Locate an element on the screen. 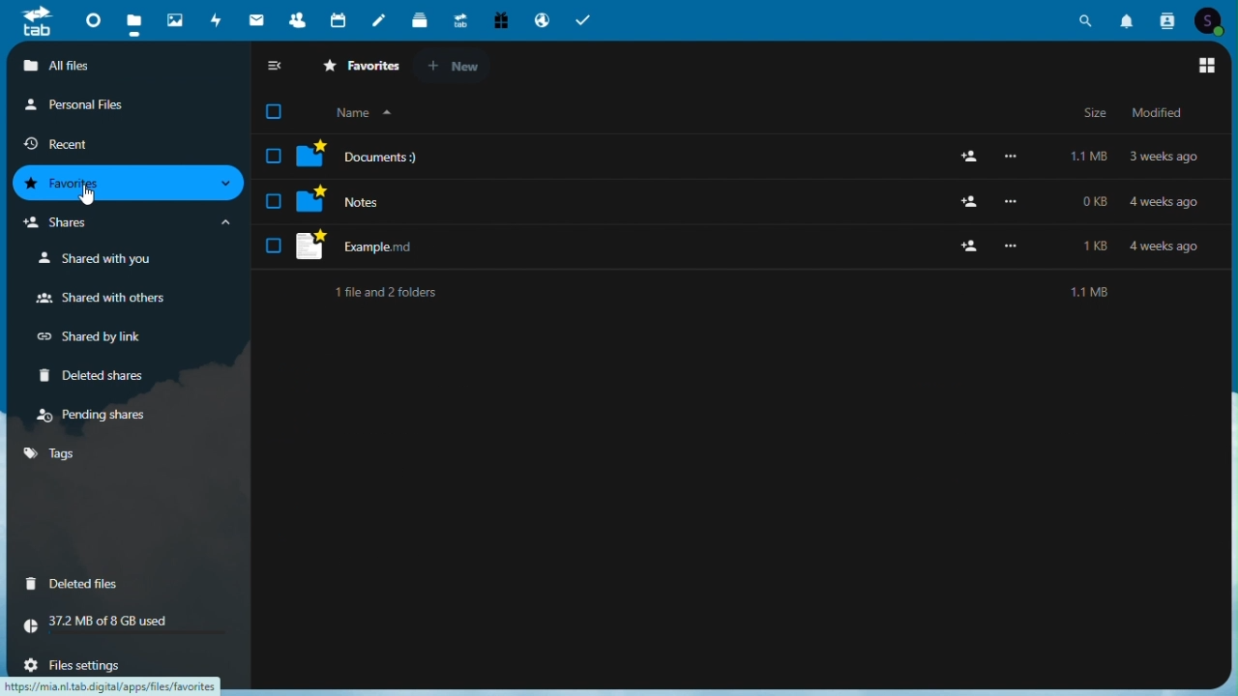 This screenshot has height=696, width=1238. Pending shares is located at coordinates (93, 415).